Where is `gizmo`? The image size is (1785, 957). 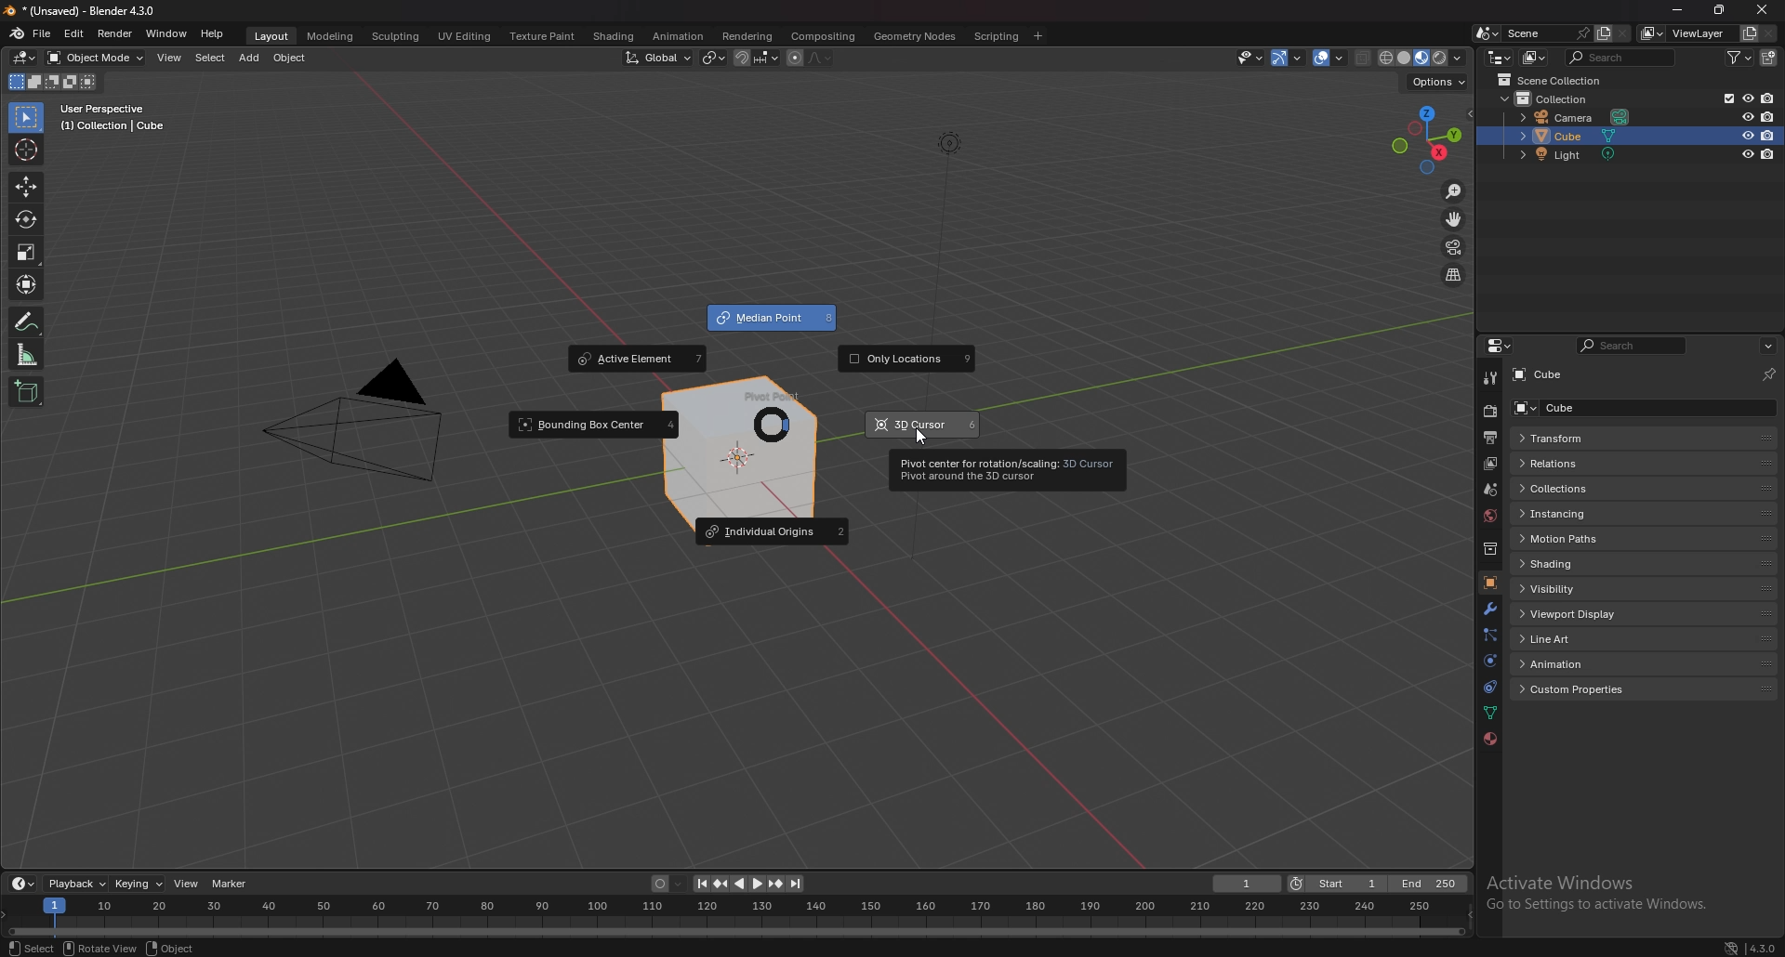 gizmo is located at coordinates (1289, 59).